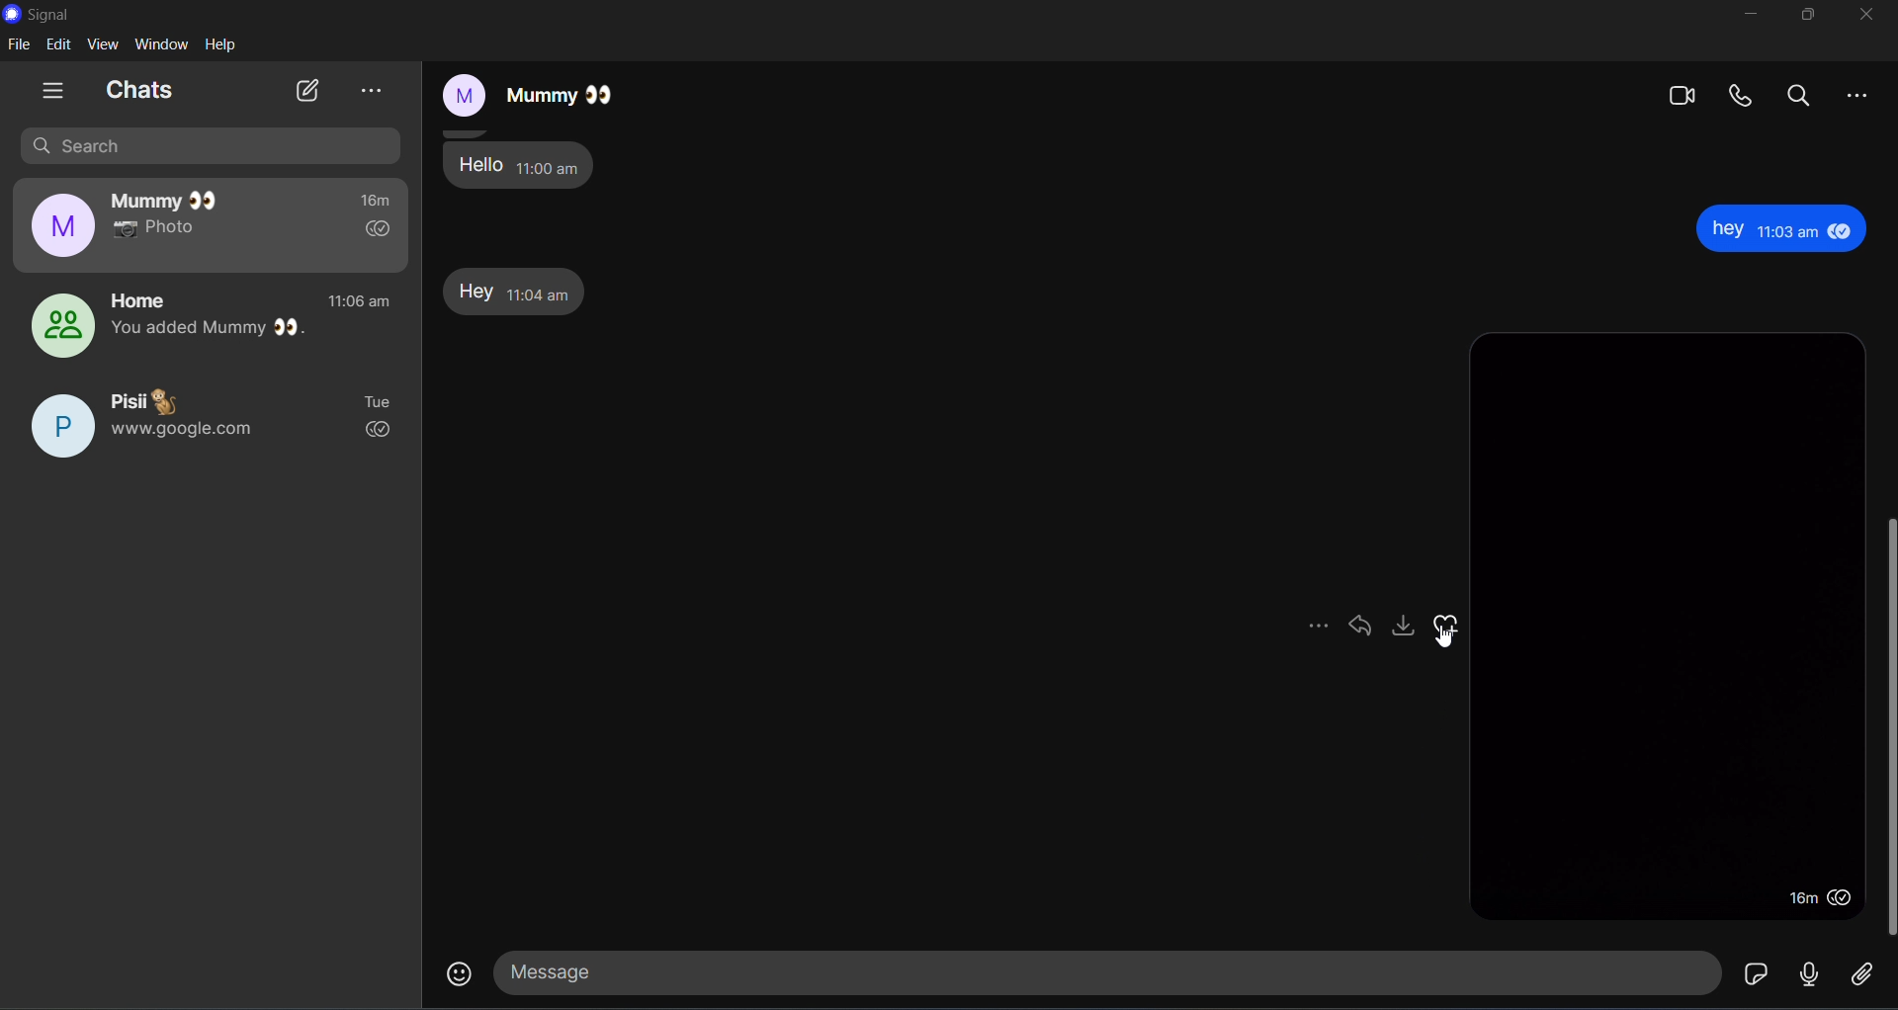 The height and width of the screenshot is (1010, 1898). What do you see at coordinates (1758, 971) in the screenshot?
I see `sticker` at bounding box center [1758, 971].